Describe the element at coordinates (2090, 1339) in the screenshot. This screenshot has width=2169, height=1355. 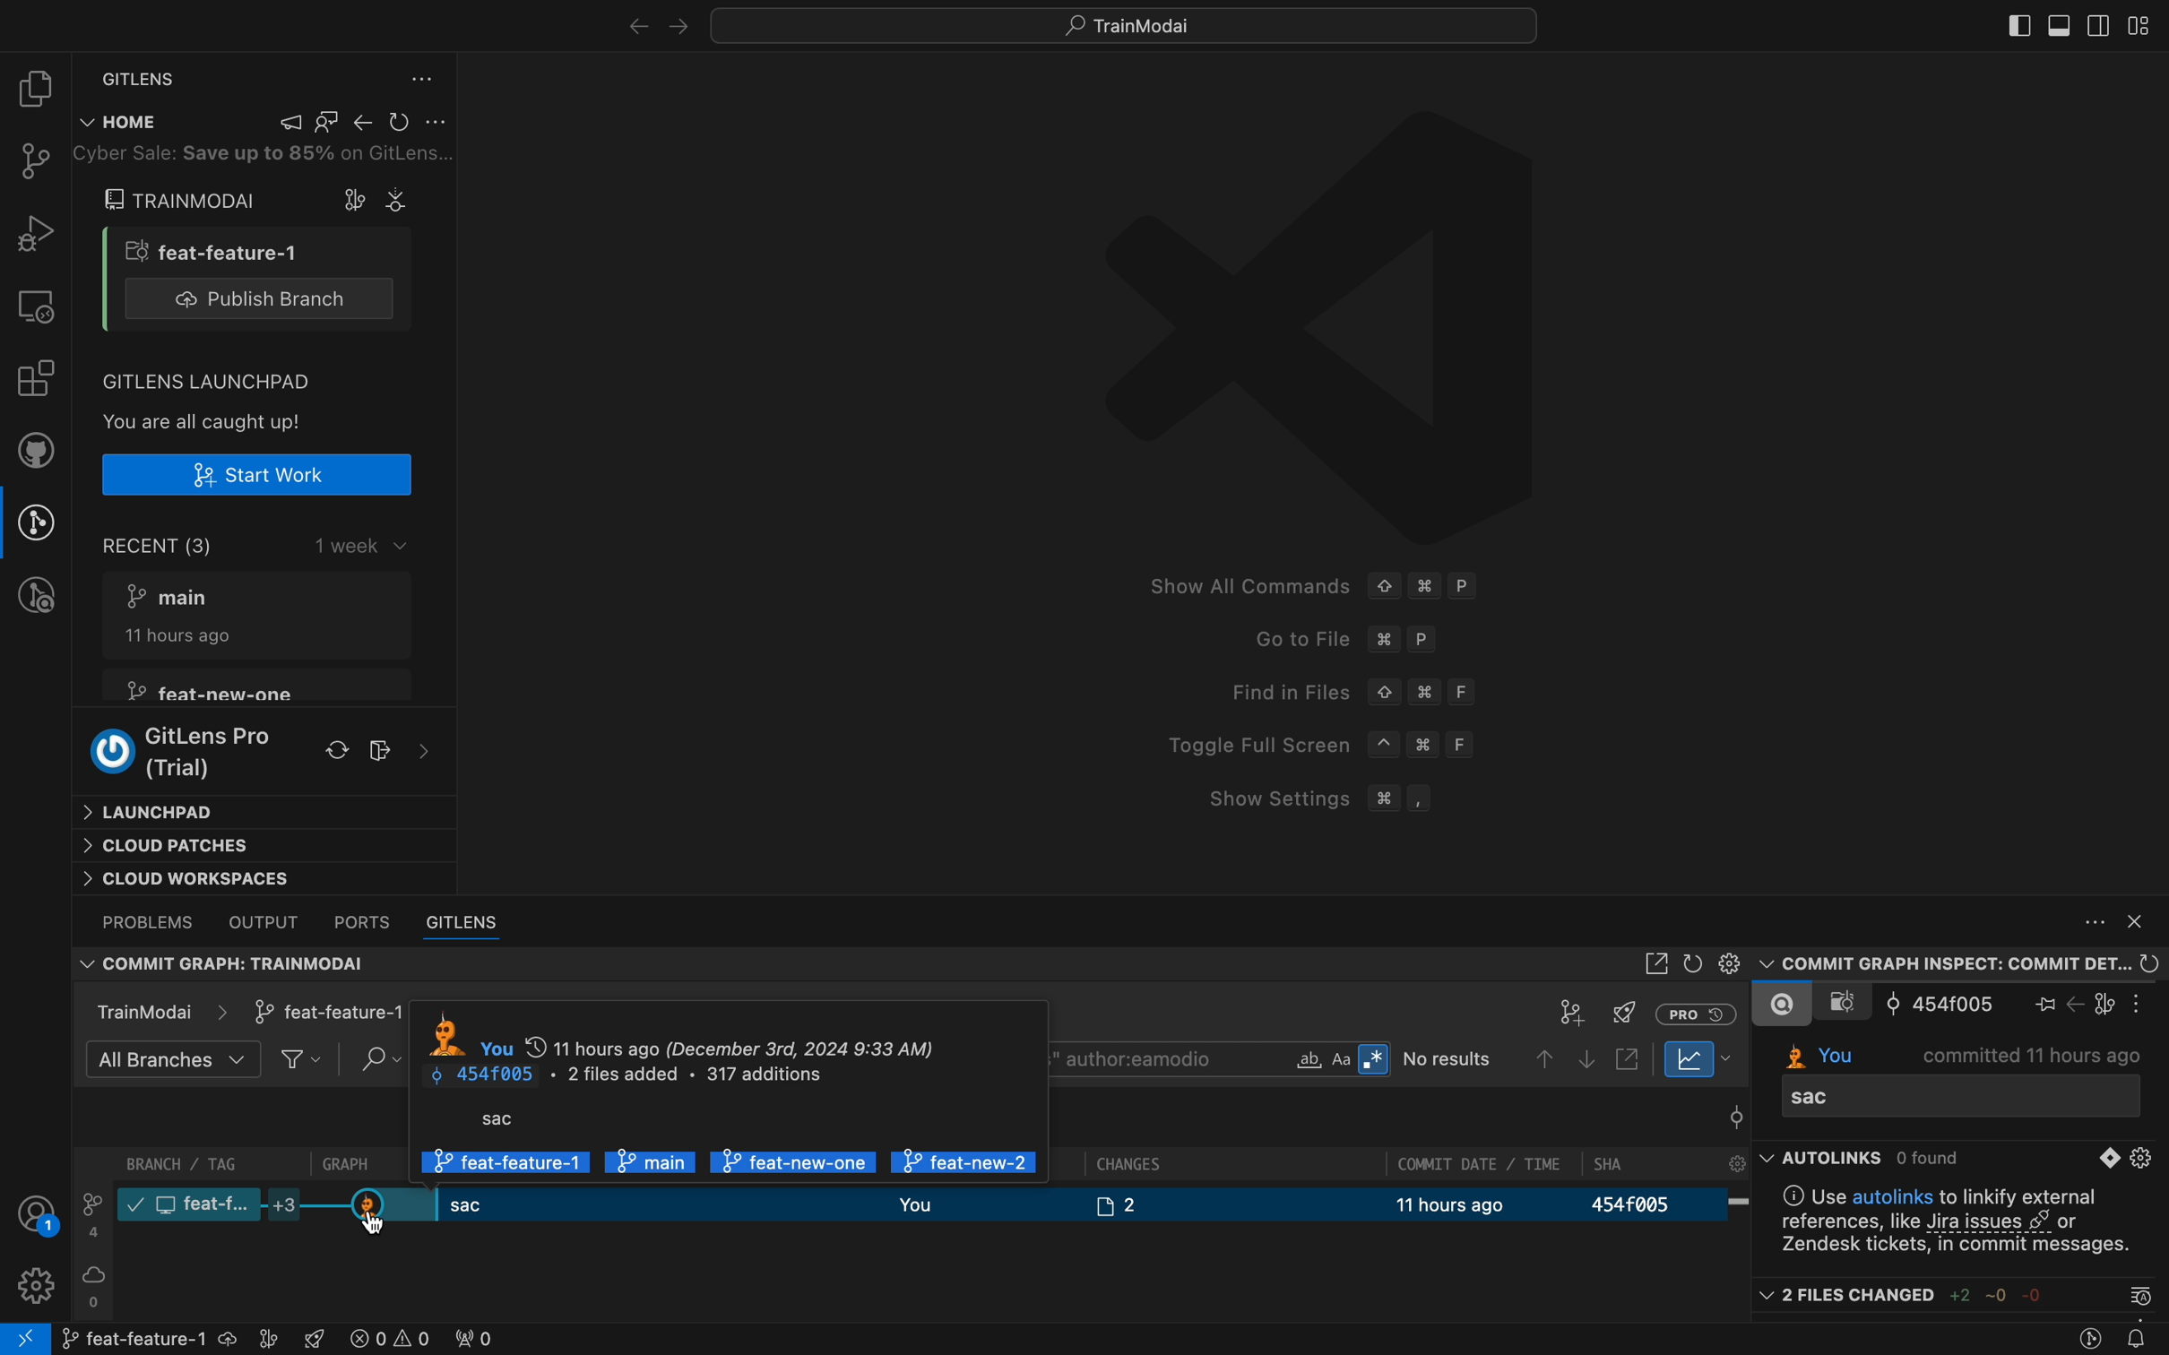
I see `gitlens` at that location.